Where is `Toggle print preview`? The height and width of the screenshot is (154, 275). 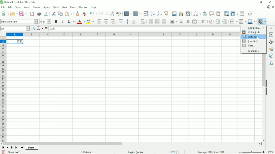
Toggle print preview is located at coordinates (46, 14).